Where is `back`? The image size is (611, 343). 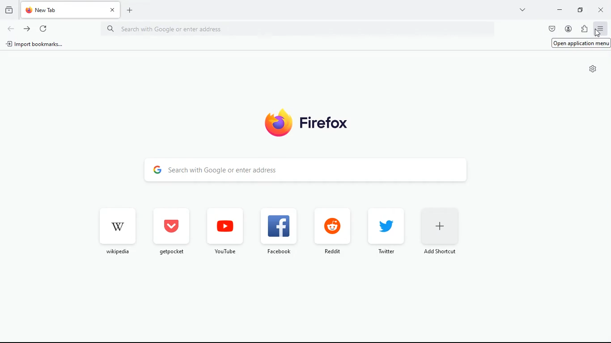 back is located at coordinates (12, 29).